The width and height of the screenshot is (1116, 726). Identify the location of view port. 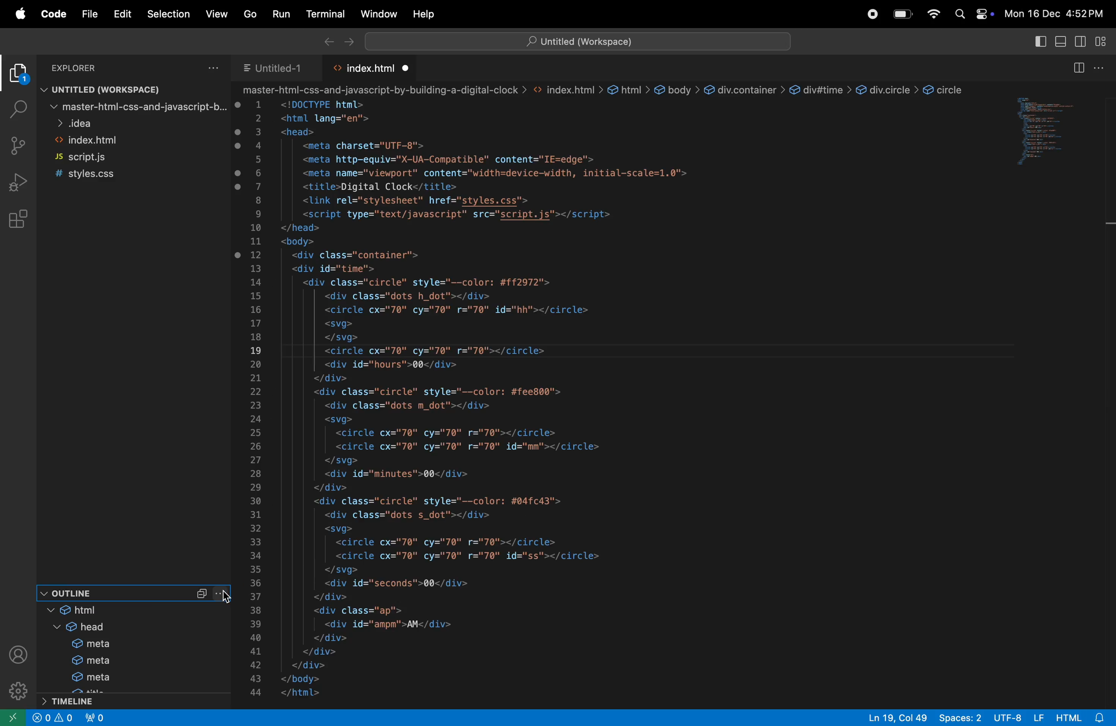
(98, 718).